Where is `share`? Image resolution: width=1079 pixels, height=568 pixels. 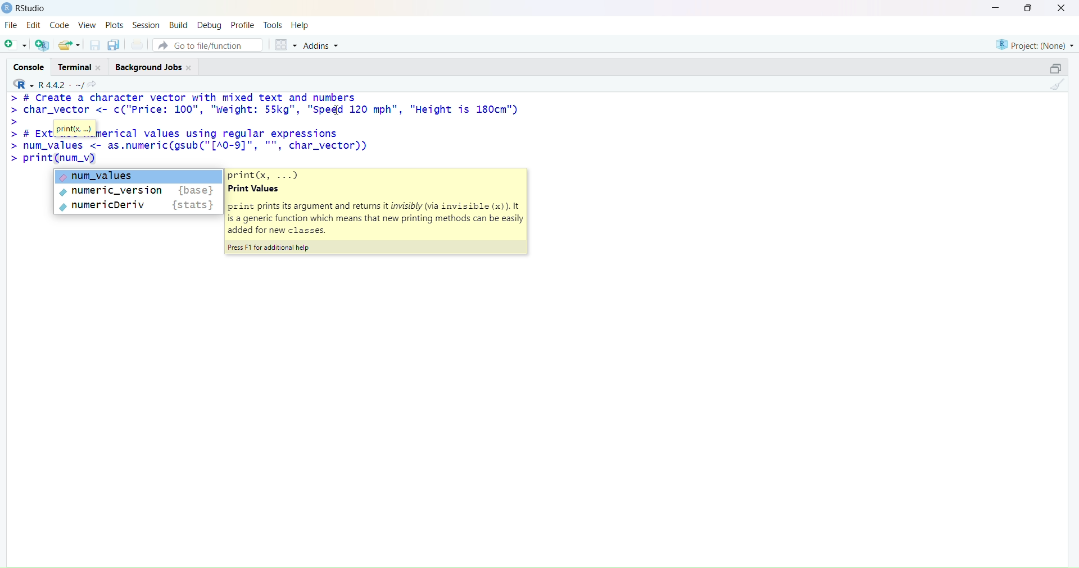
share is located at coordinates (92, 85).